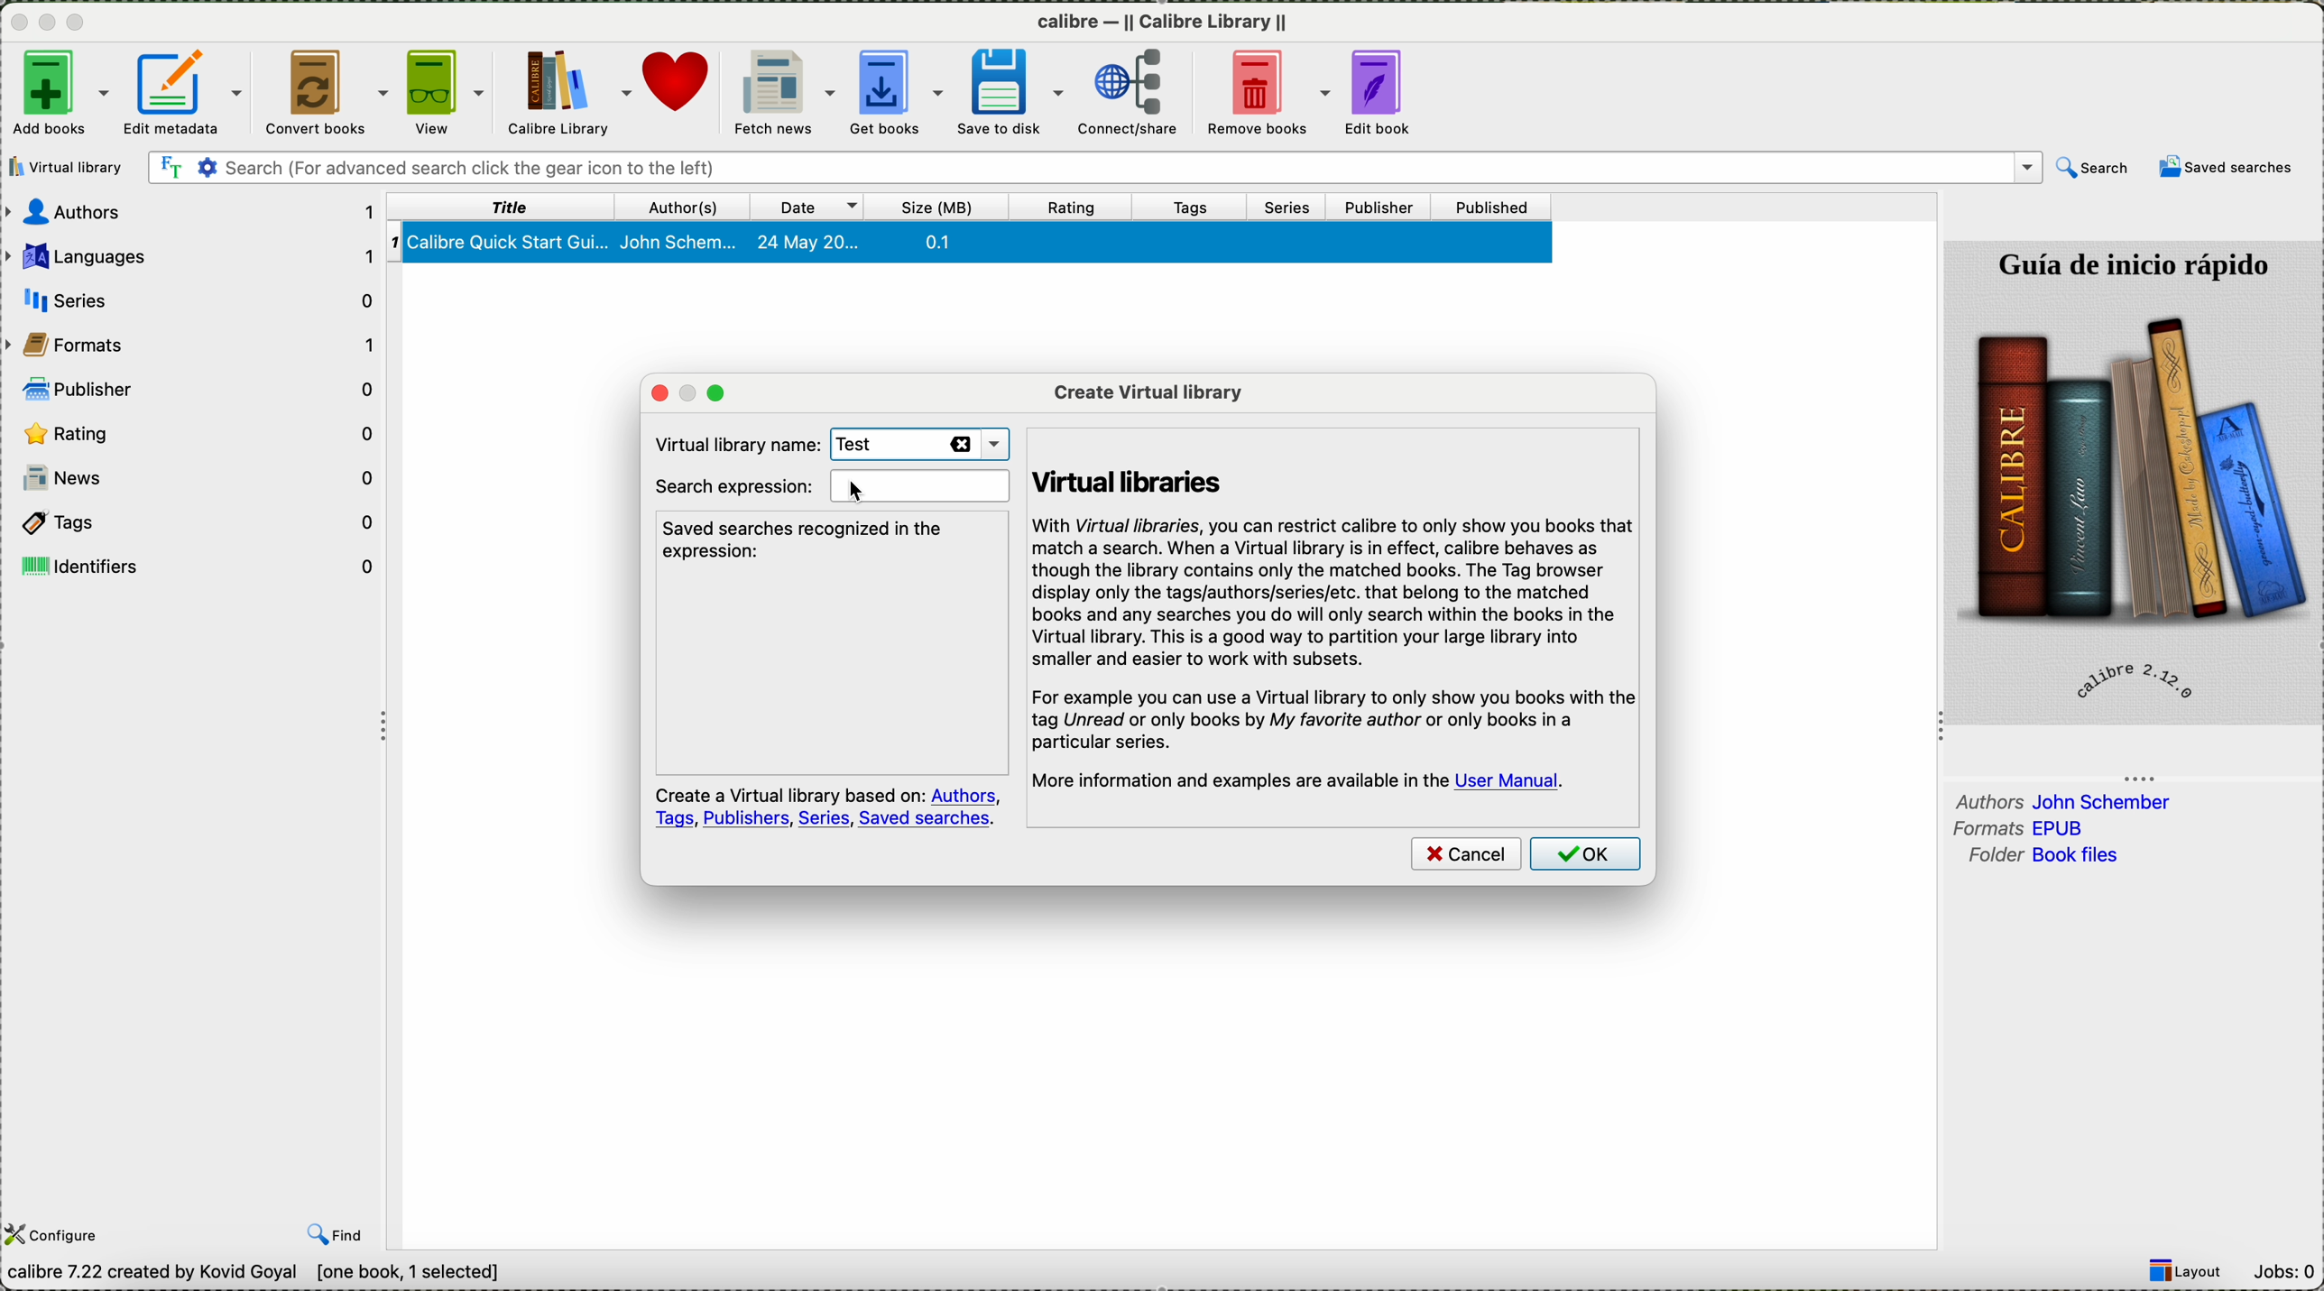 The image size is (2324, 1291). I want to click on series, so click(1296, 206).